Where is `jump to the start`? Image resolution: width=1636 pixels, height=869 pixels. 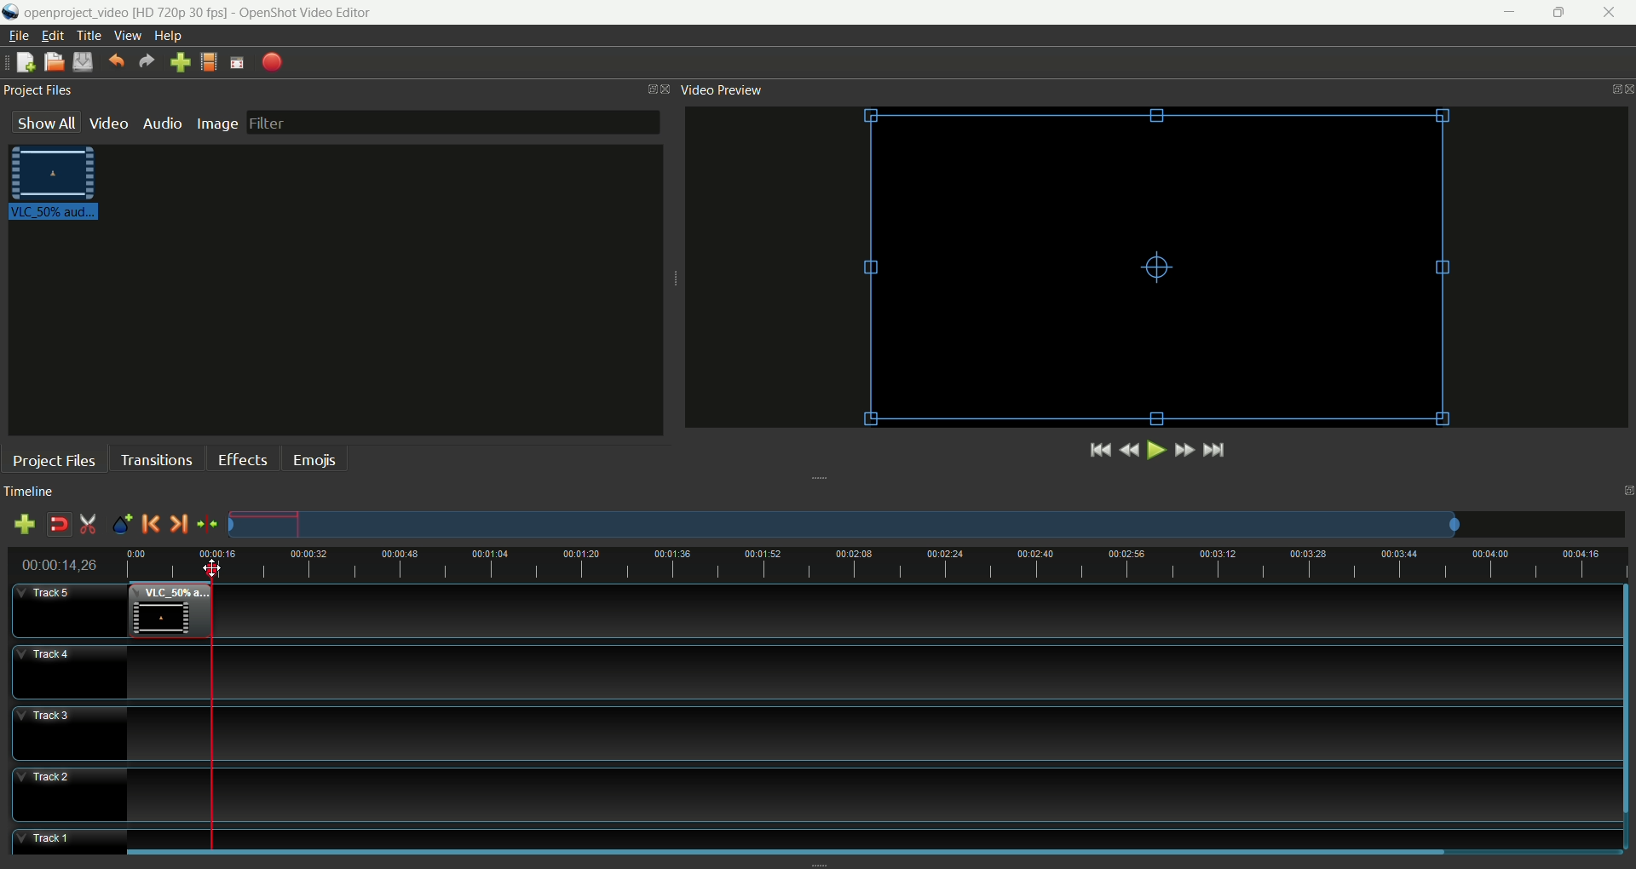
jump to the start is located at coordinates (1100, 449).